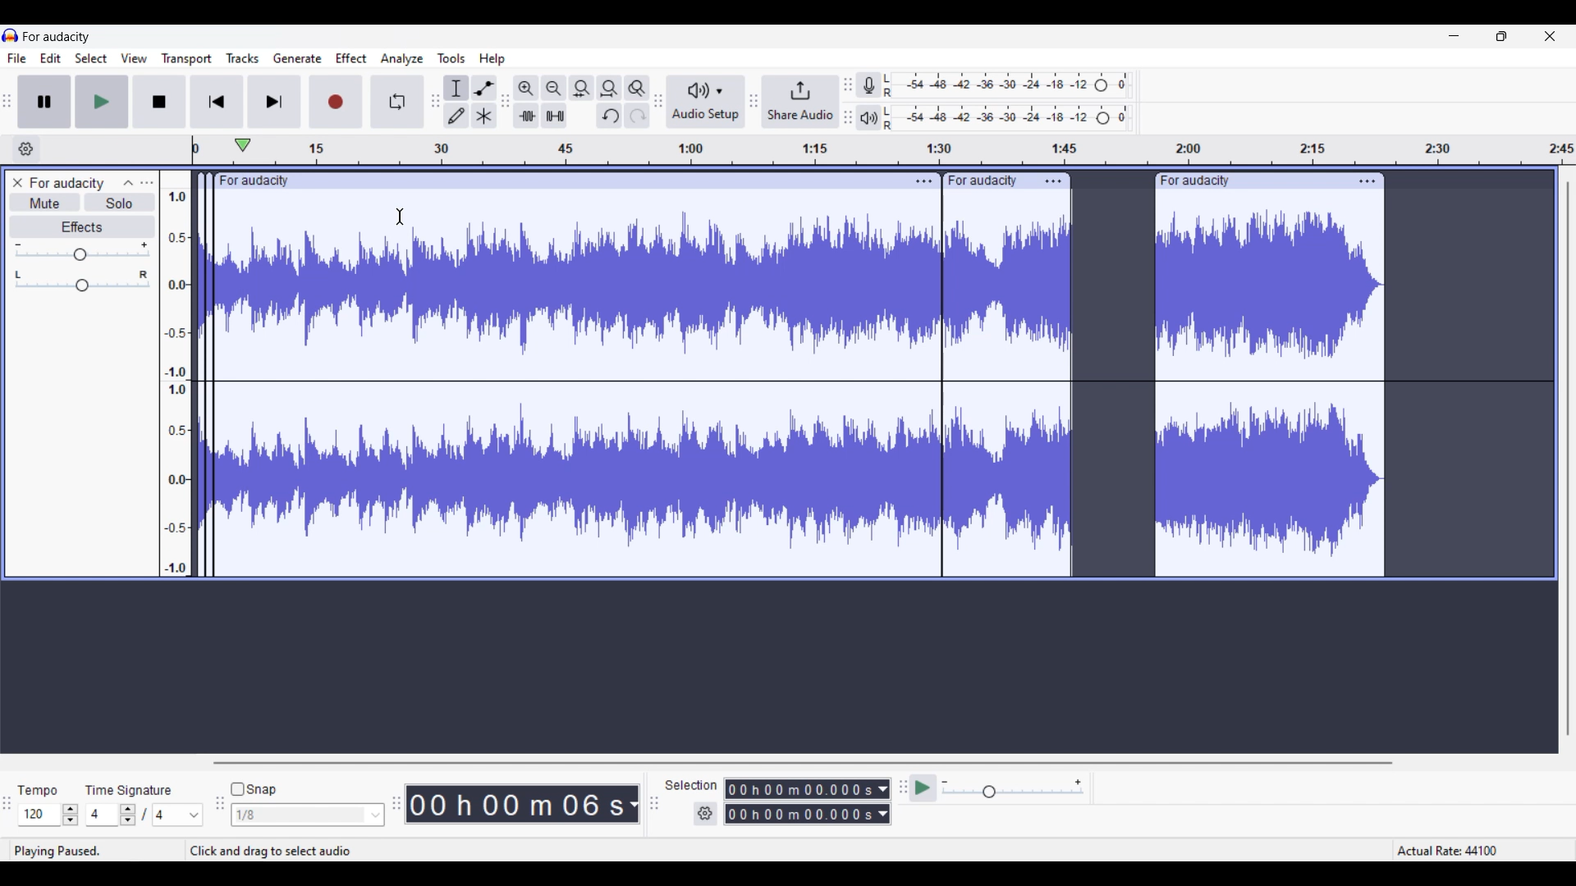 This screenshot has width=1576, height=886. I want to click on Select menu, so click(91, 58).